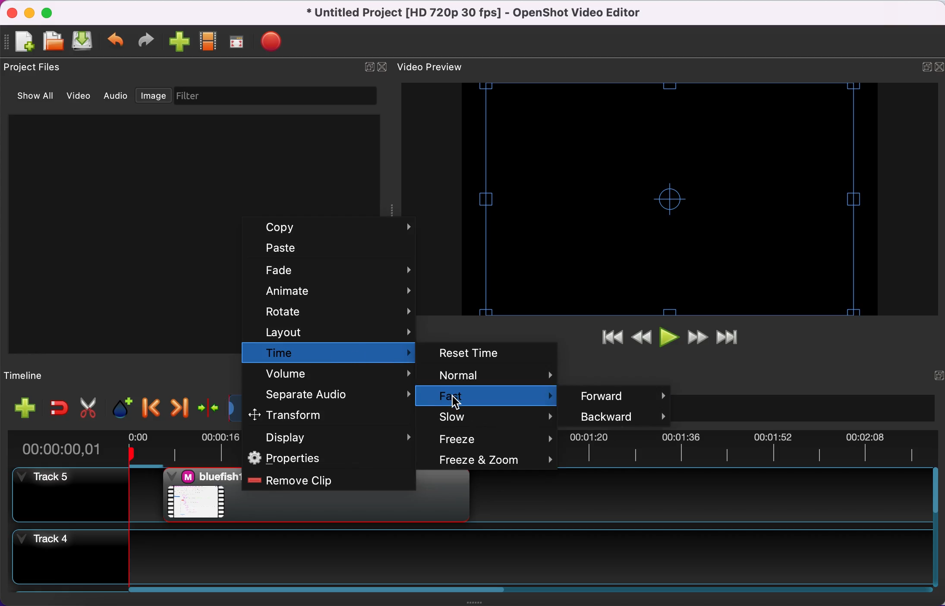 This screenshot has width=945, height=606. Describe the element at coordinates (338, 228) in the screenshot. I see `copy` at that location.